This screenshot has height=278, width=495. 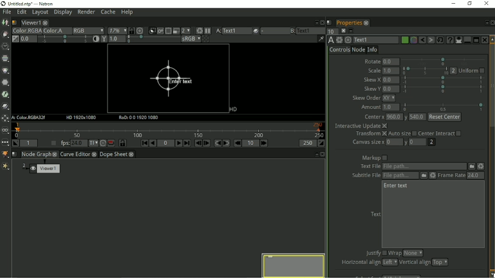 What do you see at coordinates (256, 31) in the screenshot?
I see `Operations applied between A and B` at bounding box center [256, 31].